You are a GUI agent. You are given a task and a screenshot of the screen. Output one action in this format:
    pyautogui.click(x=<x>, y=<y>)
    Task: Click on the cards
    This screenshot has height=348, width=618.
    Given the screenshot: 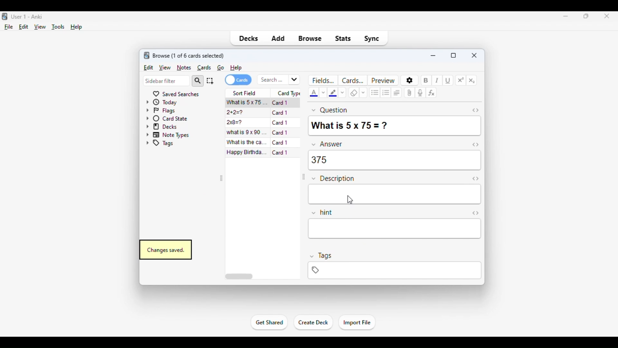 What is the action you would take?
    pyautogui.click(x=238, y=80)
    